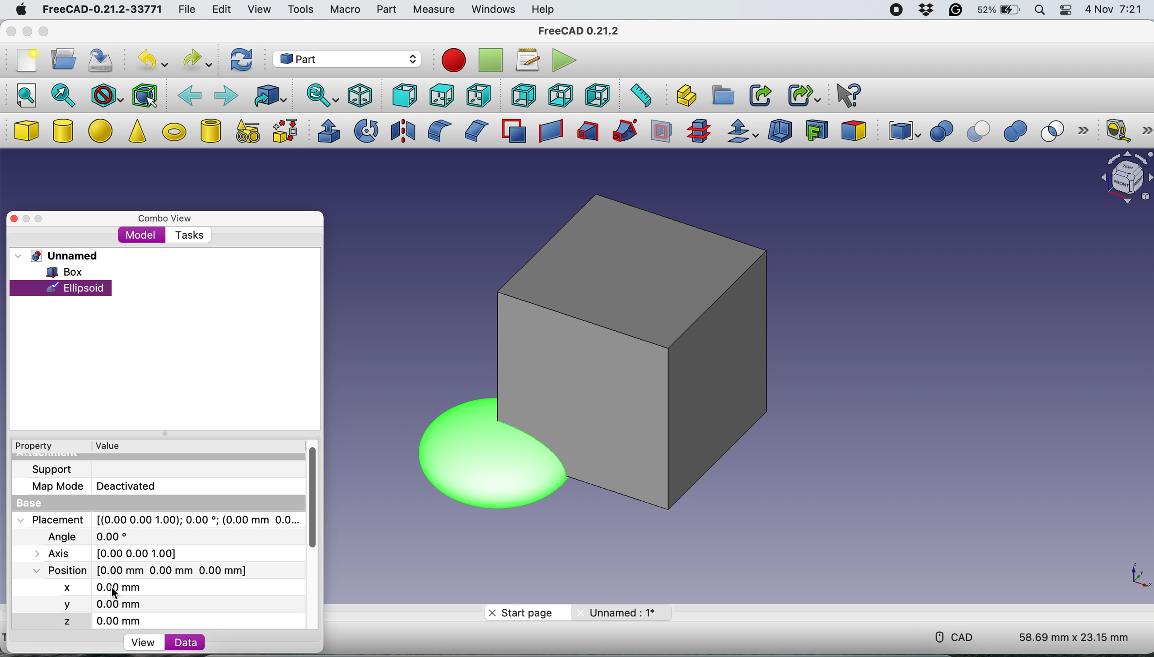 This screenshot has width=1154, height=657. I want to click on sweep, so click(621, 131).